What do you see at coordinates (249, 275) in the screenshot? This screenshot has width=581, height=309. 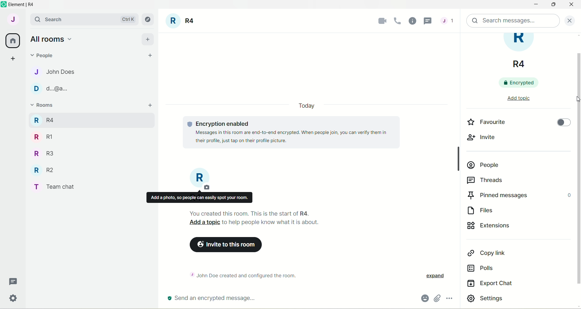 I see `~ John Doe created and configured the room.` at bounding box center [249, 275].